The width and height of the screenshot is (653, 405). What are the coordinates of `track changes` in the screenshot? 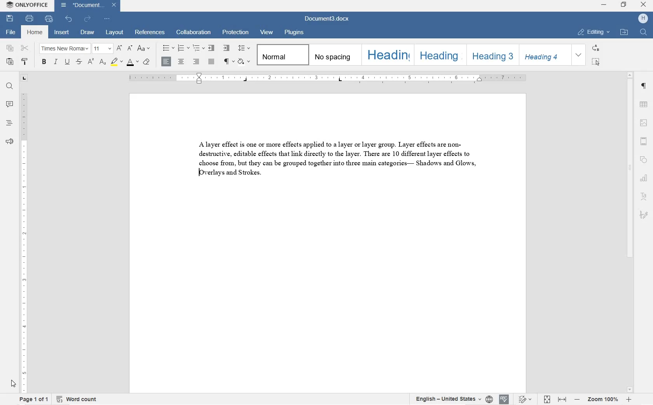 It's located at (526, 399).